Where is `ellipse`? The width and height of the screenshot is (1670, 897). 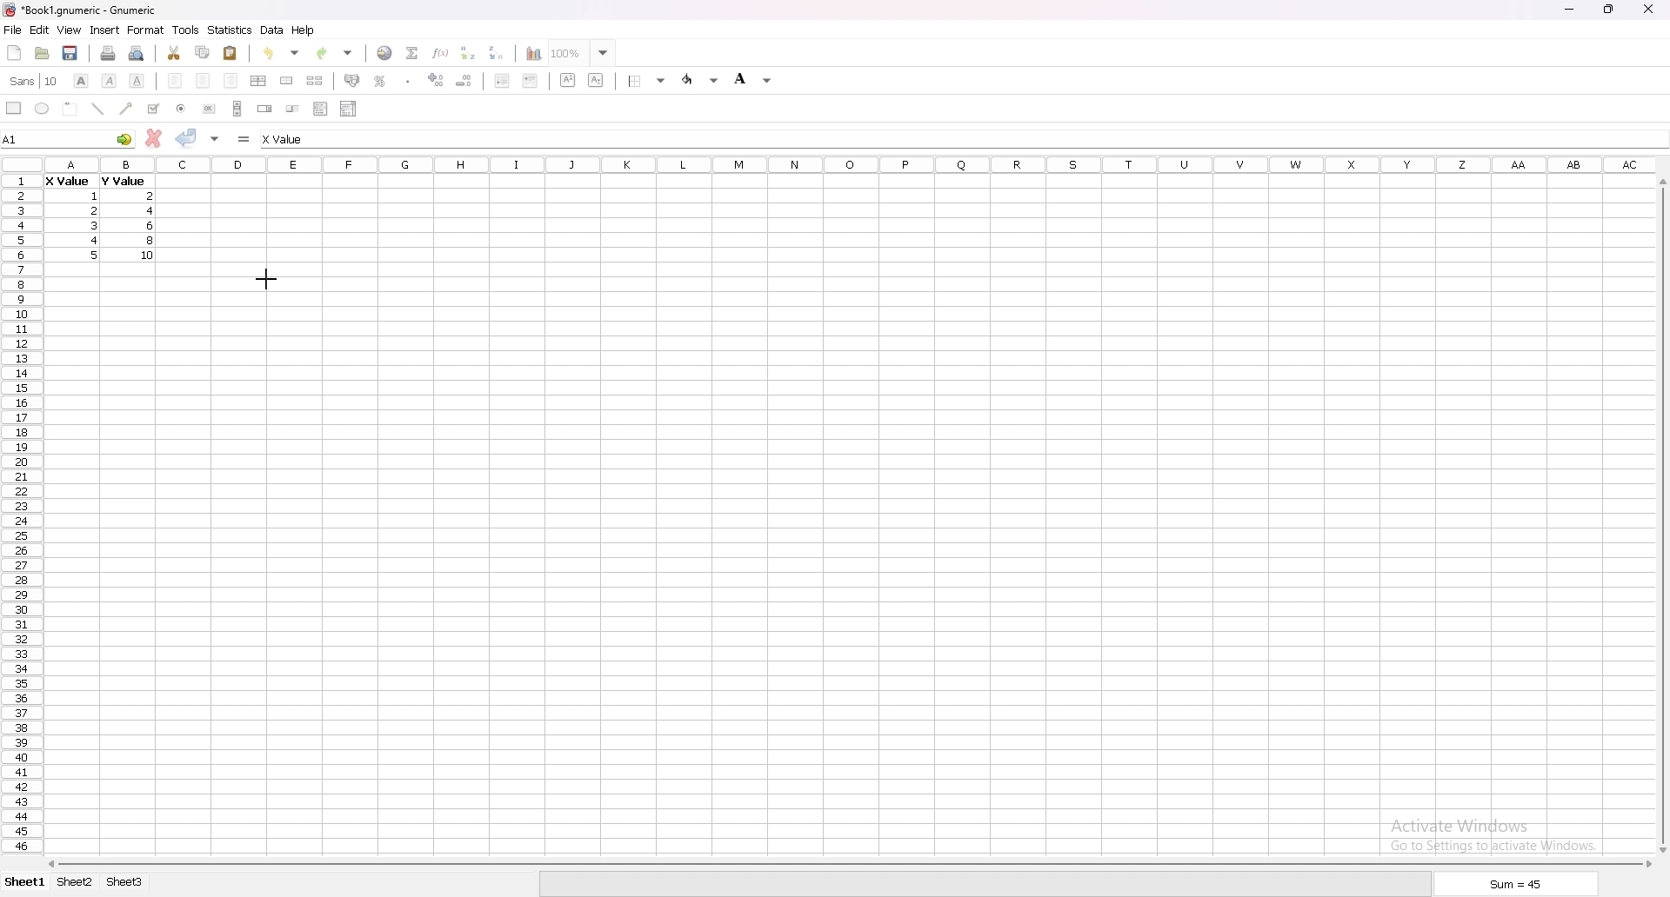
ellipse is located at coordinates (42, 108).